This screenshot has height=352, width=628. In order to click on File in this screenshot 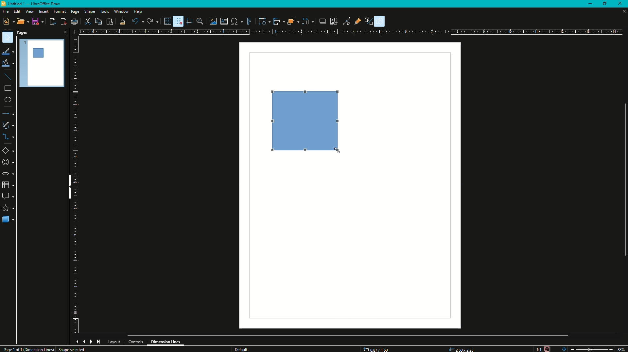, I will do `click(5, 11)`.